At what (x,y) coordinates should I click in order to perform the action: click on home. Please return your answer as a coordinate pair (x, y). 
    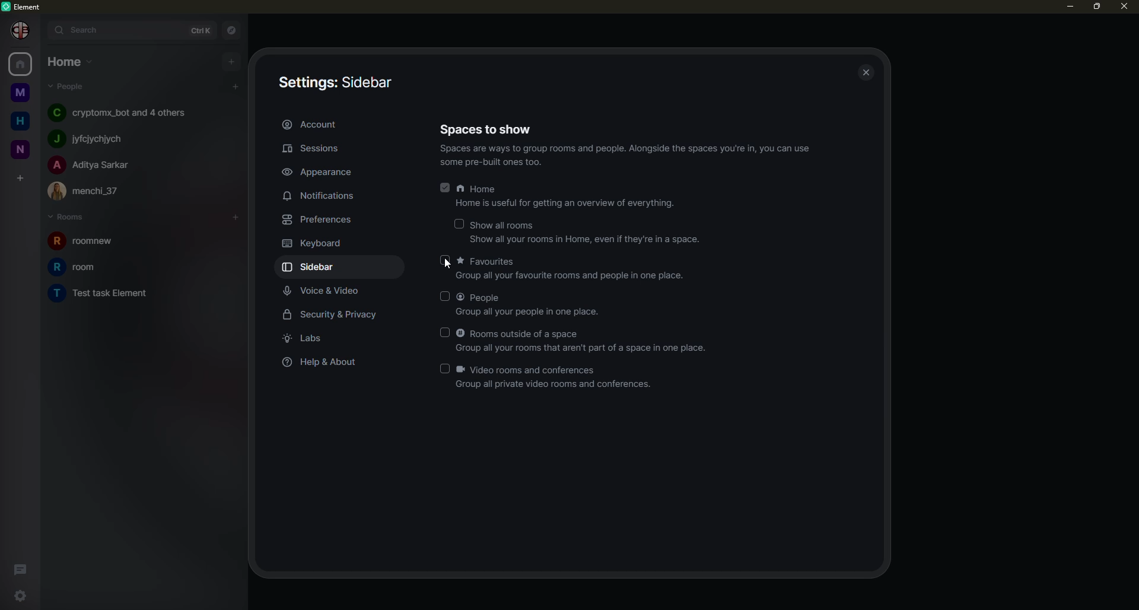
    Looking at the image, I should click on (570, 197).